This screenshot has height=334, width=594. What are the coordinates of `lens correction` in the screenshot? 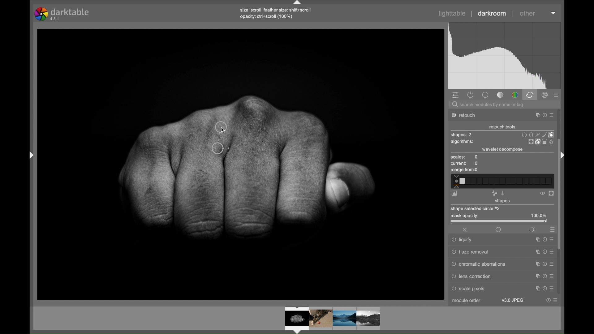 It's located at (476, 276).